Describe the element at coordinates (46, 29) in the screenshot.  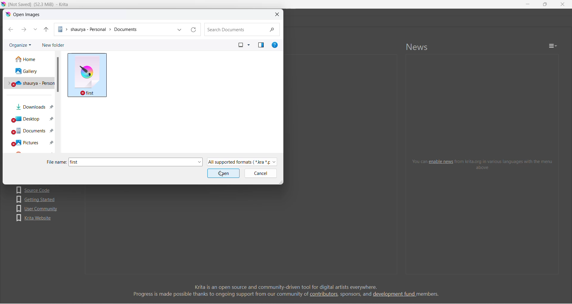
I see `up to` at that location.